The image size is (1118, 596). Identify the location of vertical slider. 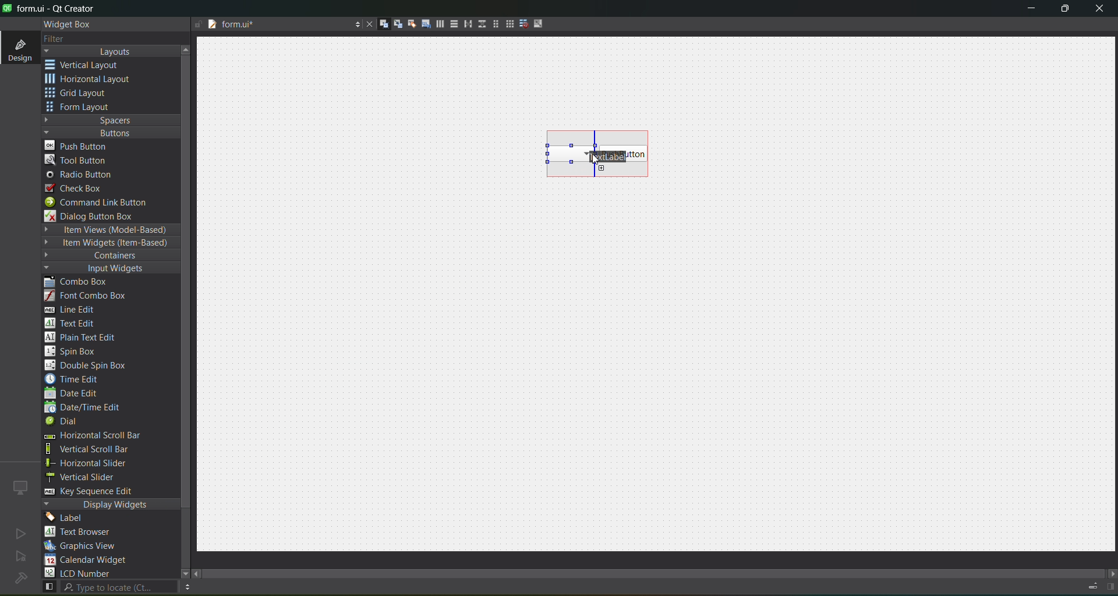
(91, 477).